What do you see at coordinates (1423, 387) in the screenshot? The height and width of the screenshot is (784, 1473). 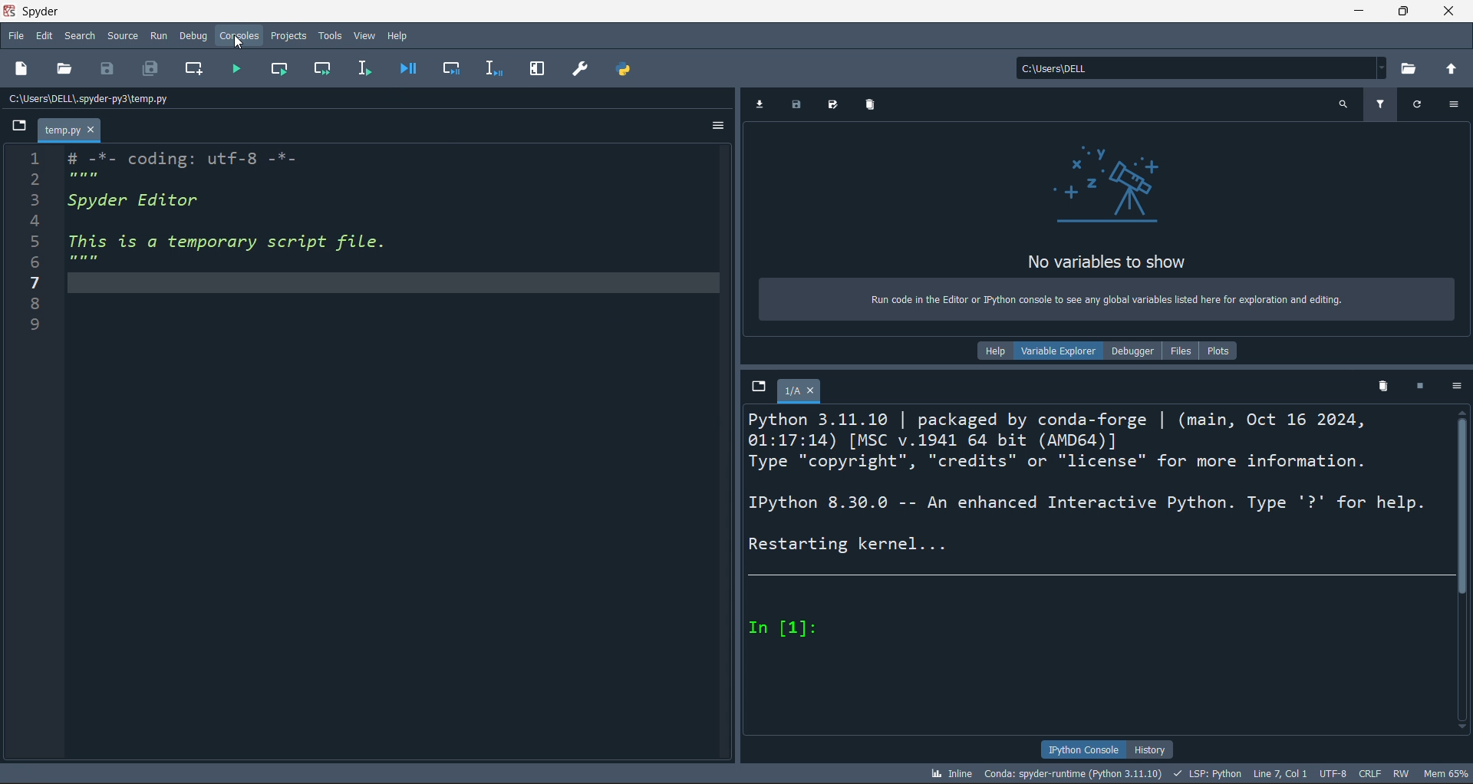 I see `stop kernel` at bounding box center [1423, 387].